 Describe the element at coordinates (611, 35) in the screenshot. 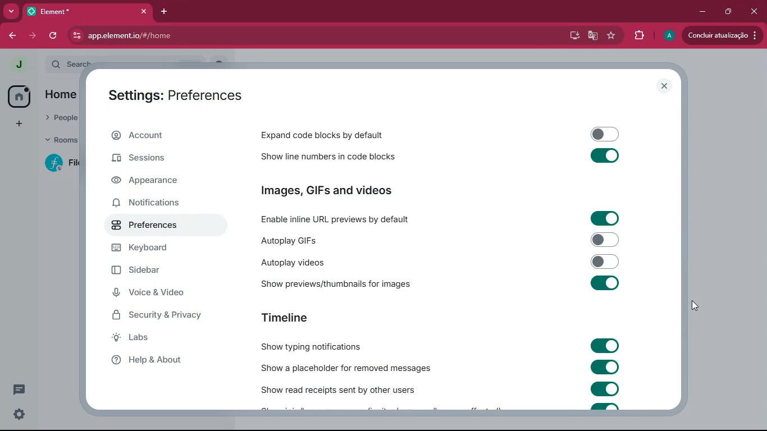

I see `favourite` at that location.